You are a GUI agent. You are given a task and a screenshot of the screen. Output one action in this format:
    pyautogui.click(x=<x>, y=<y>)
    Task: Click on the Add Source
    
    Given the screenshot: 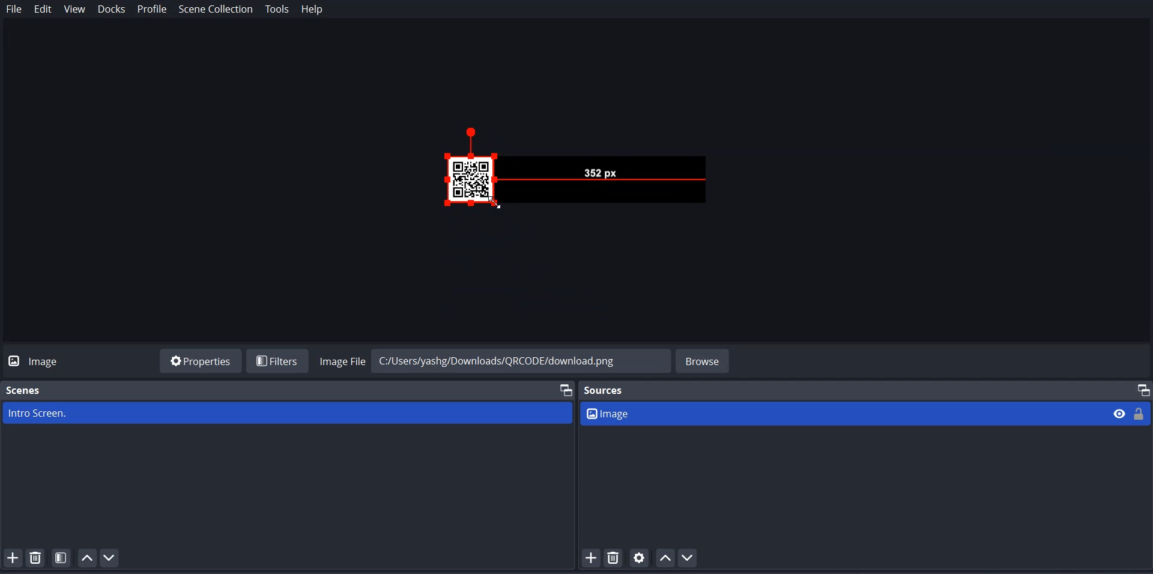 What is the action you would take?
    pyautogui.click(x=590, y=558)
    